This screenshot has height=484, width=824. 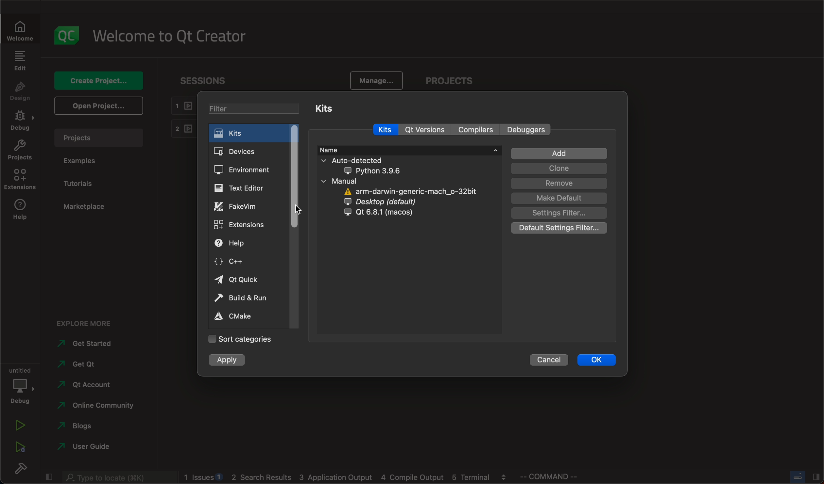 What do you see at coordinates (474, 130) in the screenshot?
I see `compilers` at bounding box center [474, 130].